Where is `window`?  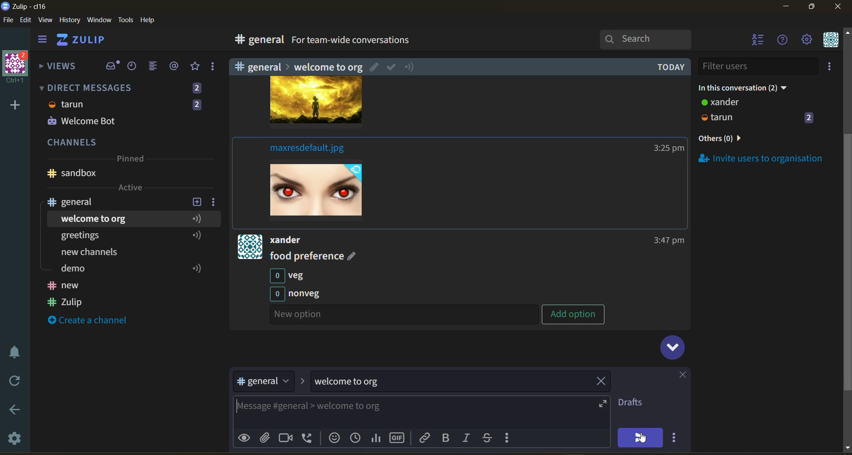
window is located at coordinates (98, 20).